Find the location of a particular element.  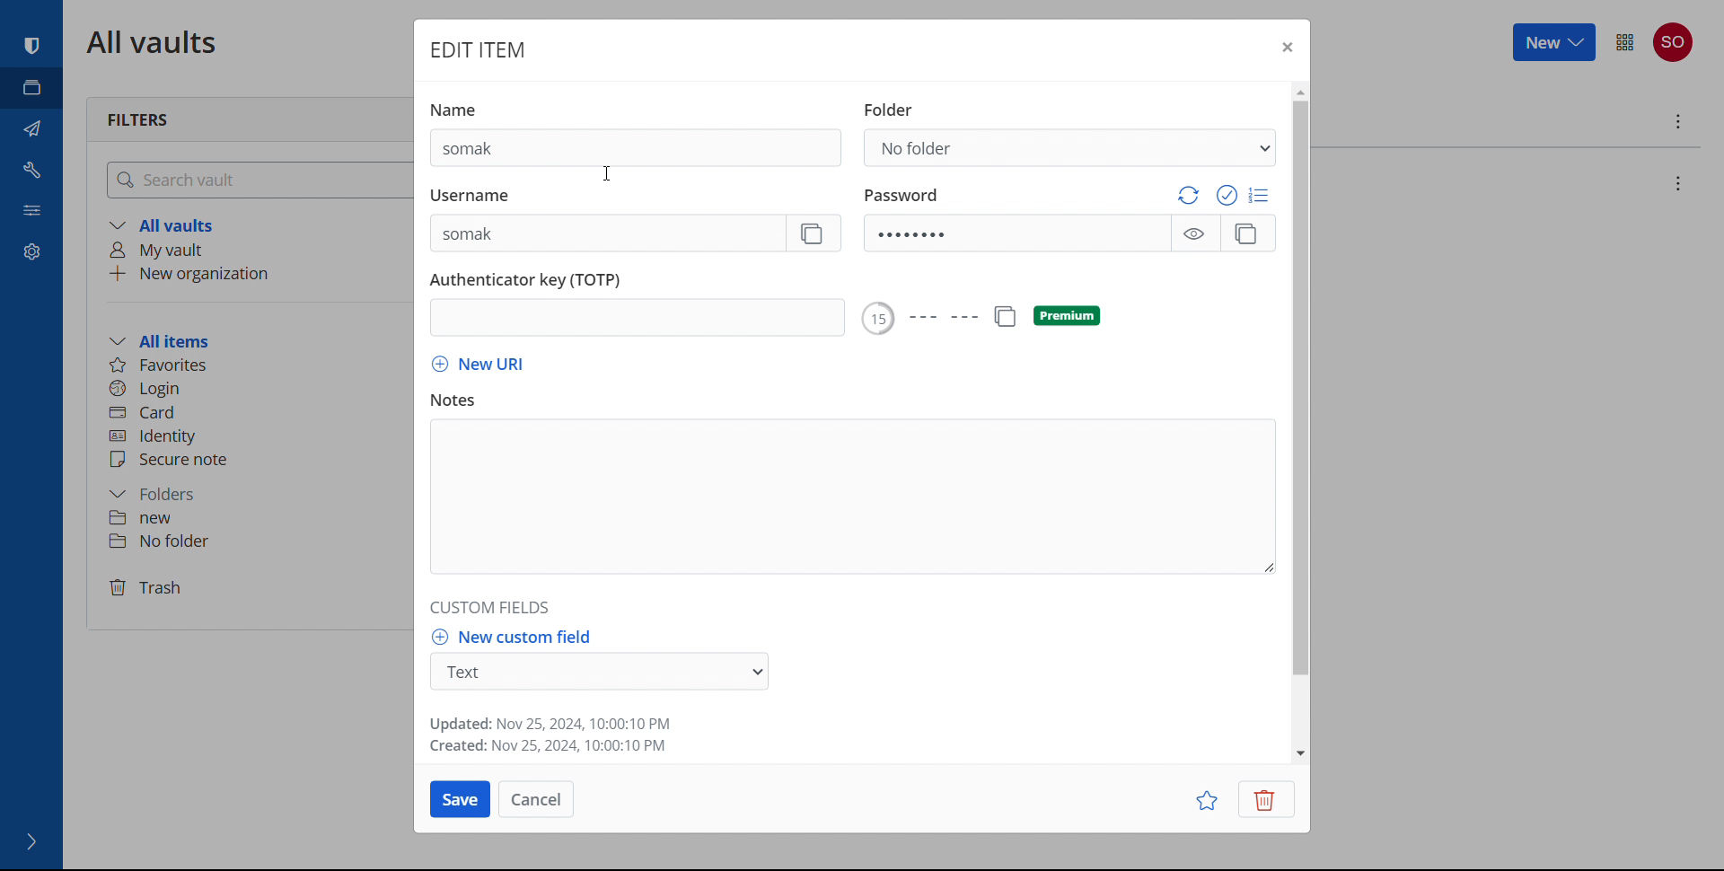

scroll up is located at coordinates (1298, 90).